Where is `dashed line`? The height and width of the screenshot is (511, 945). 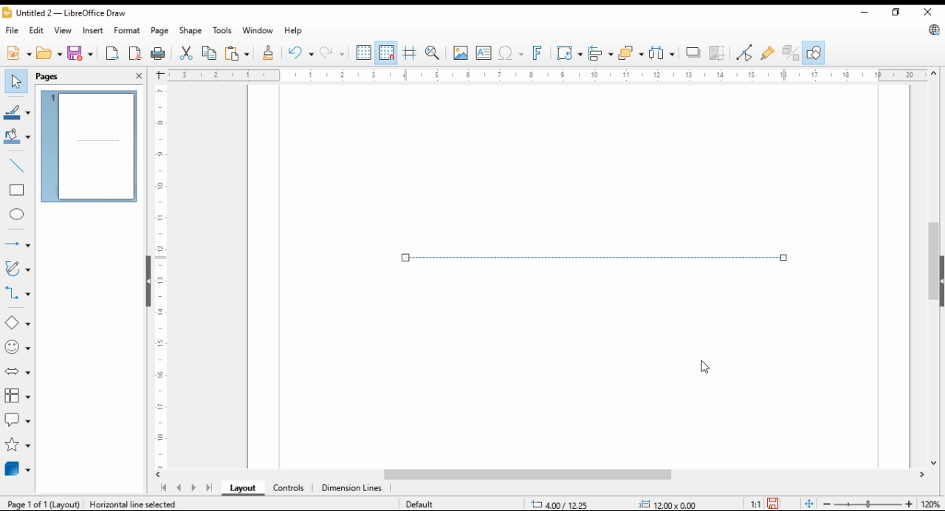 dashed line is located at coordinates (601, 258).